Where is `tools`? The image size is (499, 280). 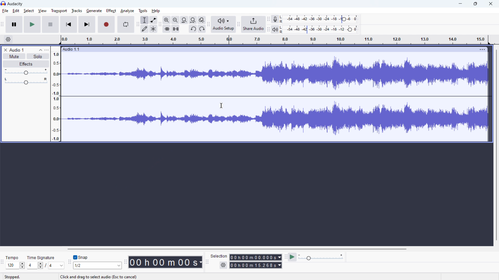
tools is located at coordinates (143, 11).